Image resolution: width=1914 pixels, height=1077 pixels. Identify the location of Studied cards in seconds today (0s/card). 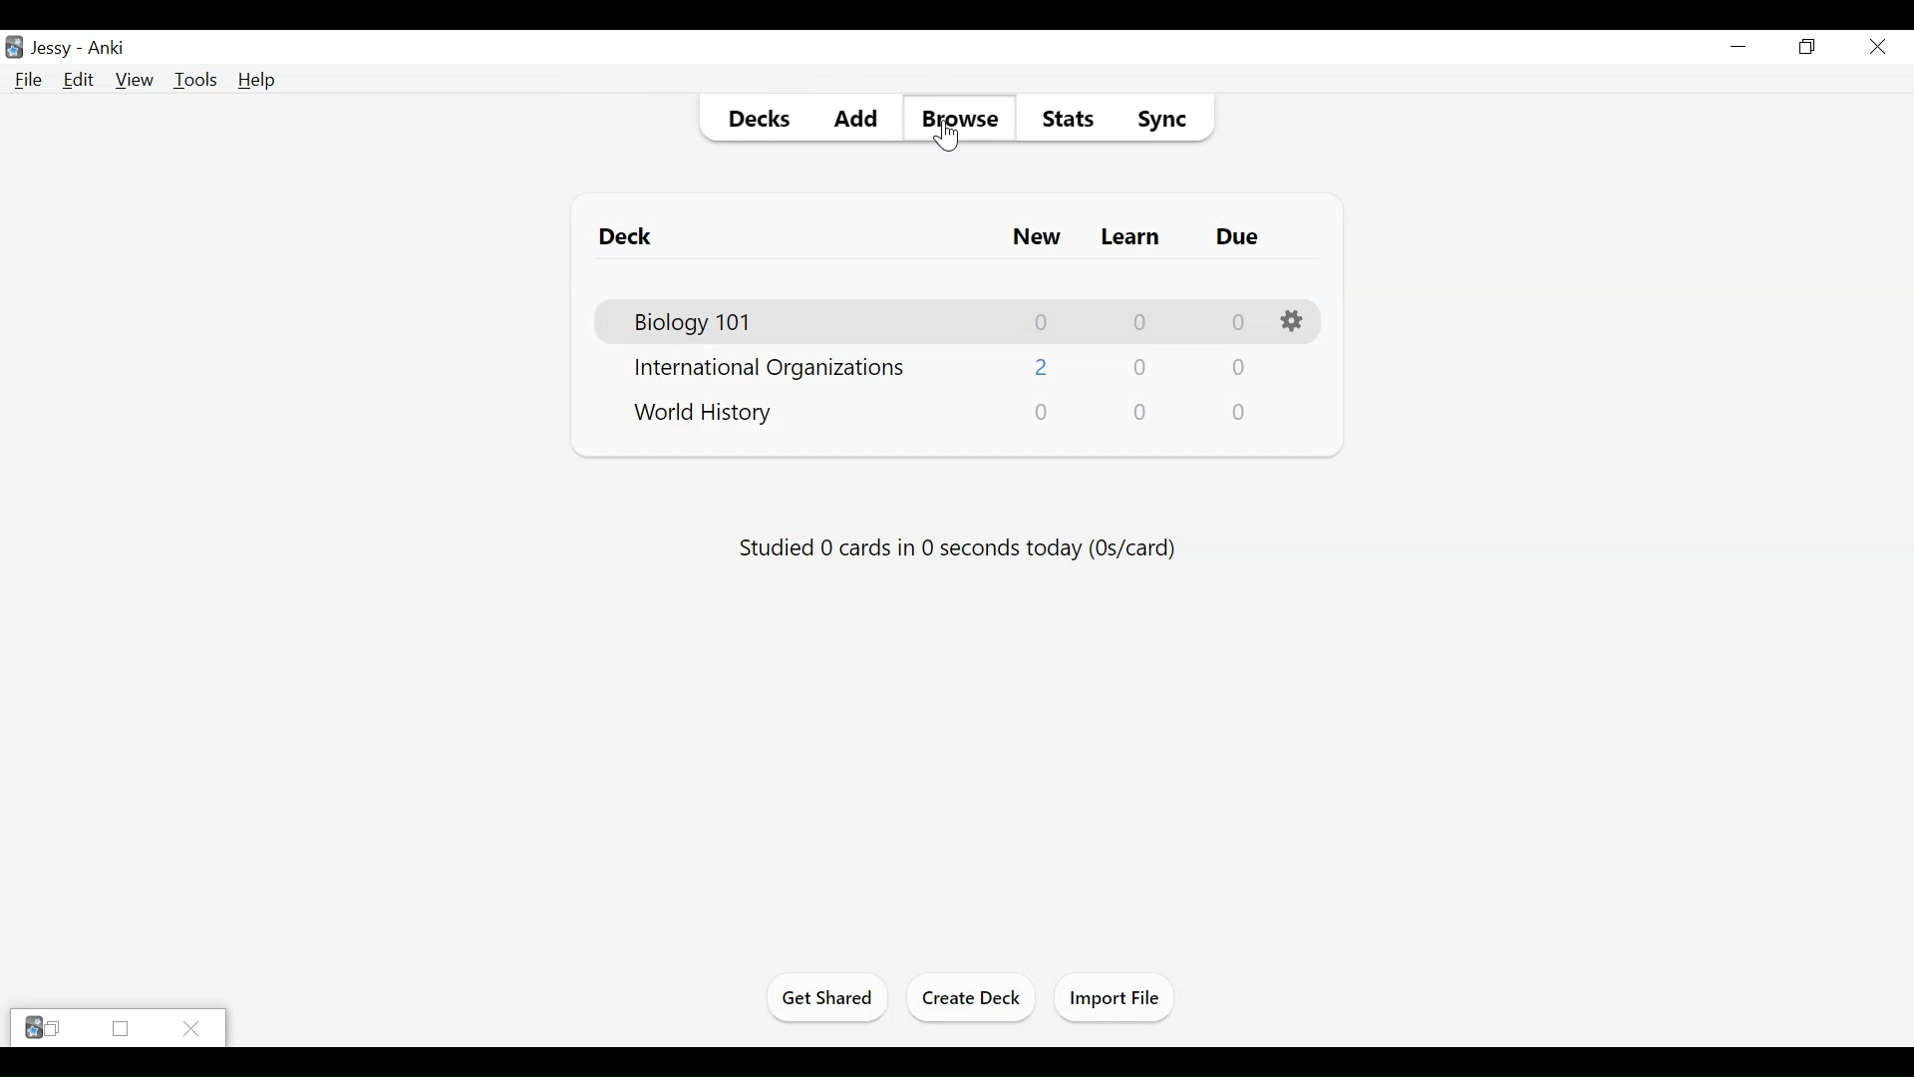
(958, 548).